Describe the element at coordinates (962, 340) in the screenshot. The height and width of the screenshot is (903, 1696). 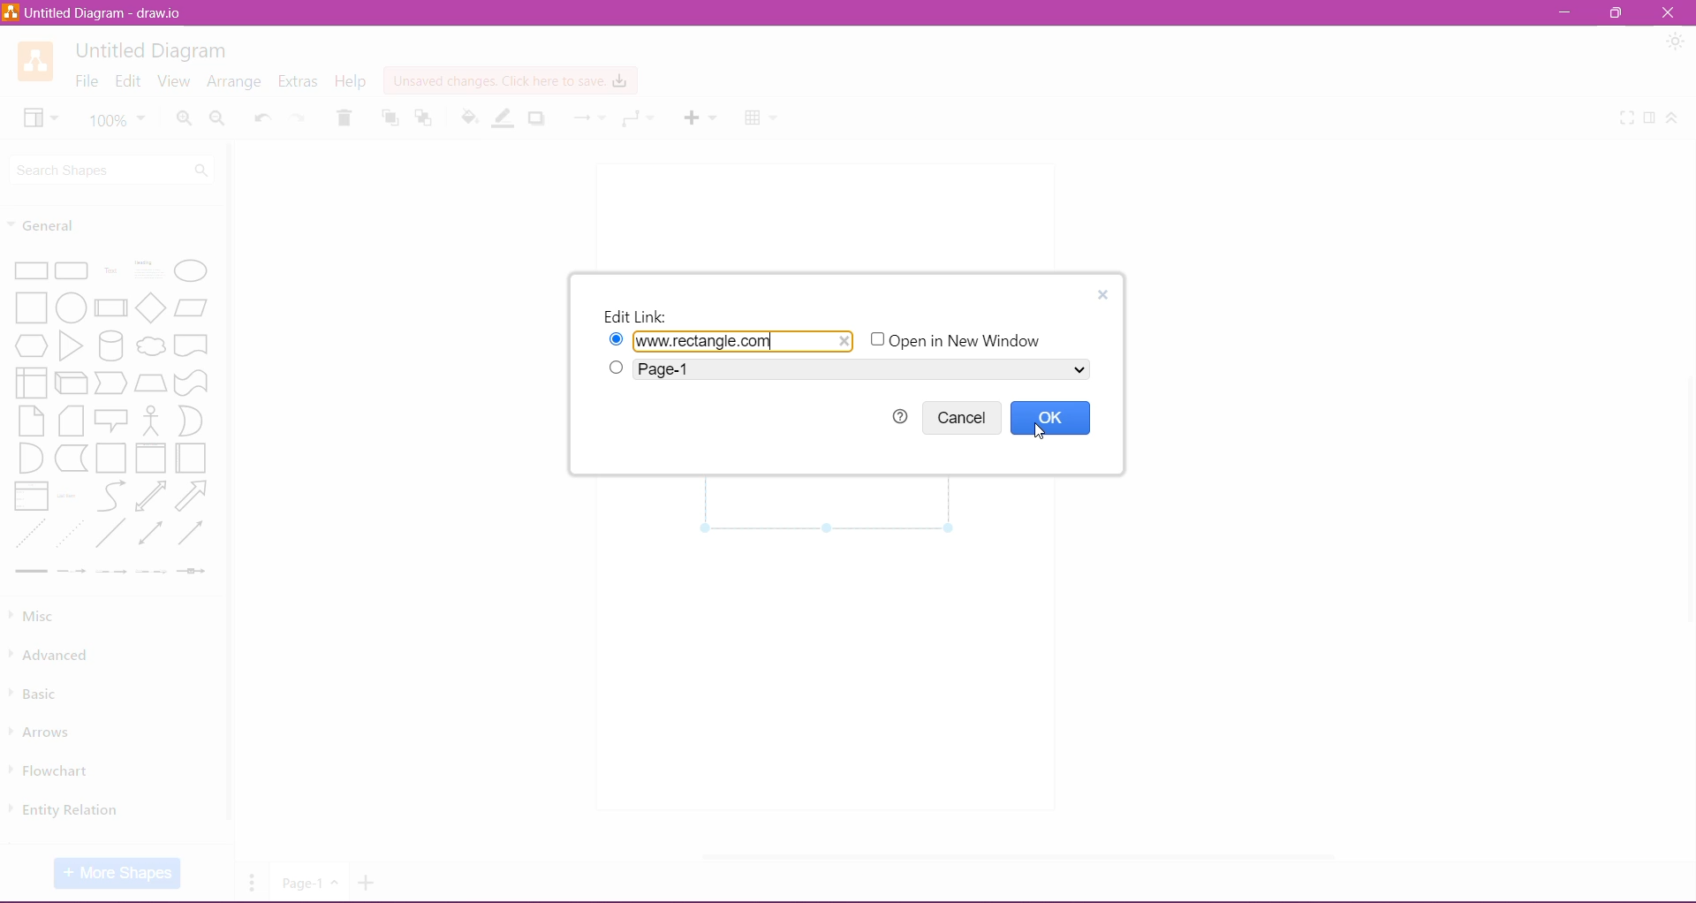
I see `Open in New Window - click to enable/disable` at that location.